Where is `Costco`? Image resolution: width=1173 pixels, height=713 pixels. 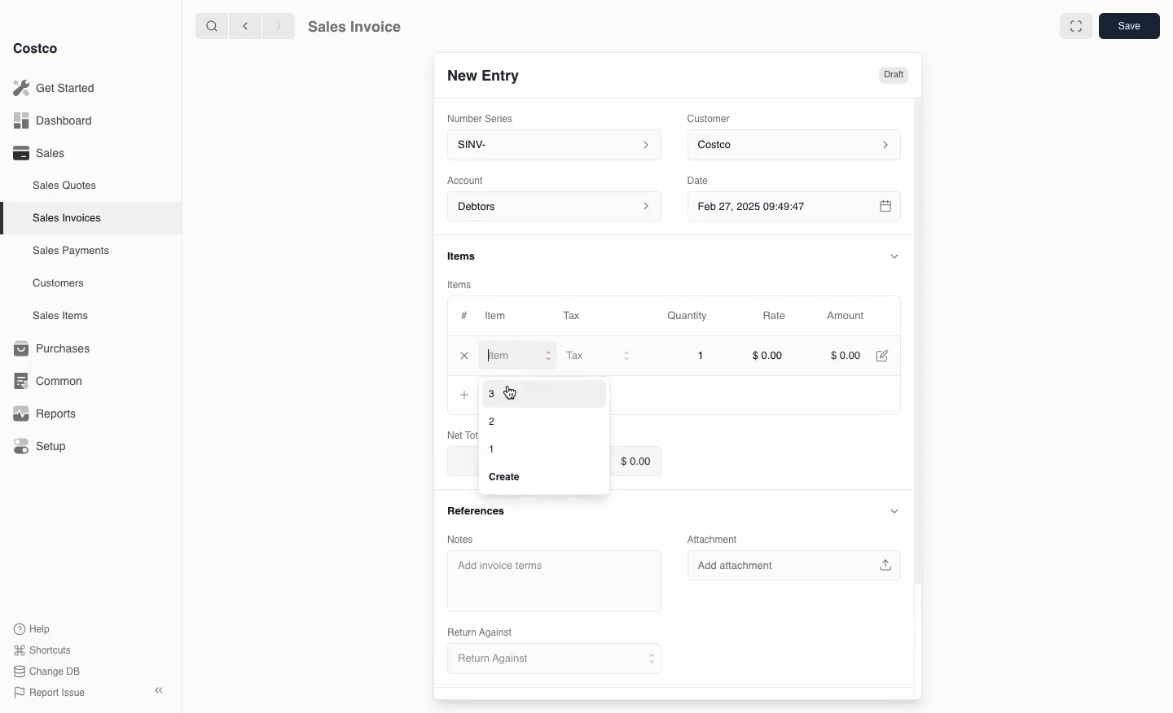 Costco is located at coordinates (37, 49).